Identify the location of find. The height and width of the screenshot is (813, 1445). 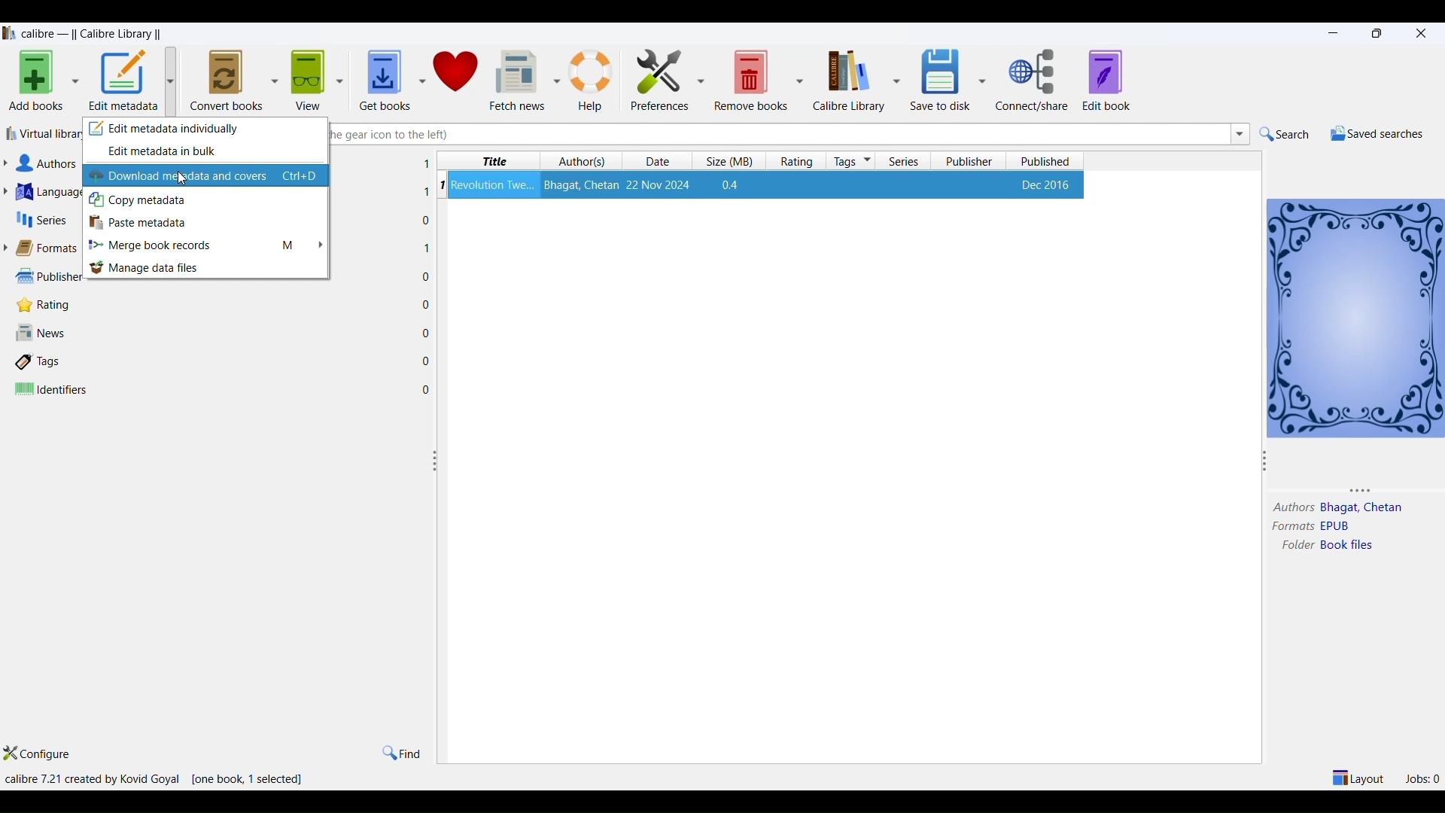
(404, 751).